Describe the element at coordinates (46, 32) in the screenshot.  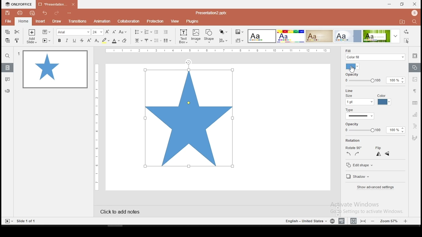
I see `change slide layout` at that location.